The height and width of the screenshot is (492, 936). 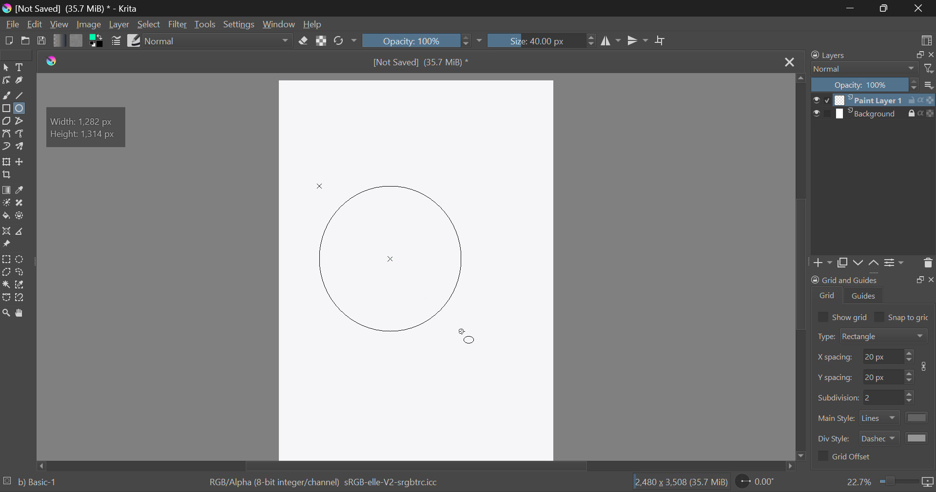 I want to click on Colors in Use, so click(x=97, y=42).